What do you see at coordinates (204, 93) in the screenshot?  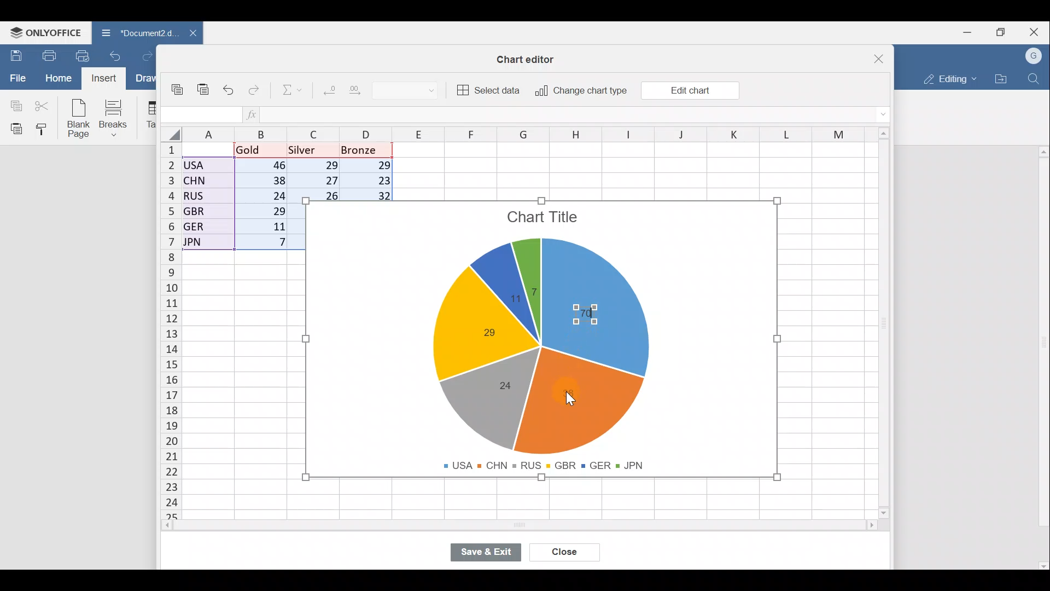 I see `Paste` at bounding box center [204, 93].